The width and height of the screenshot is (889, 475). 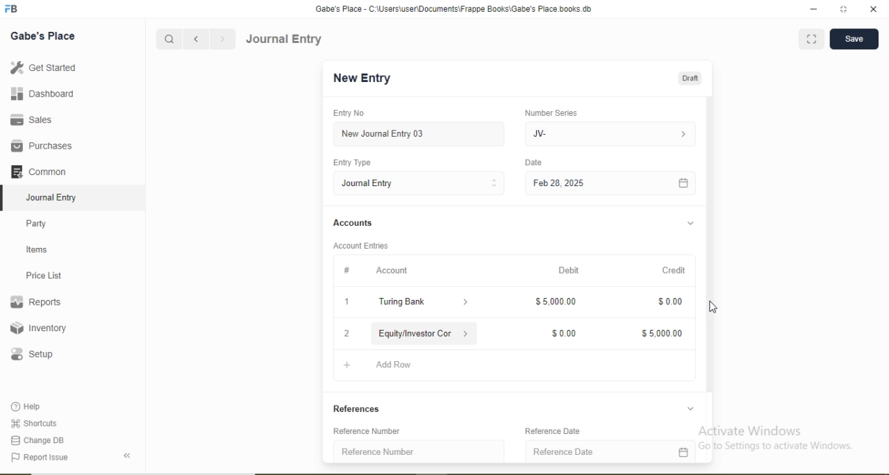 What do you see at coordinates (27, 406) in the screenshot?
I see `Help` at bounding box center [27, 406].